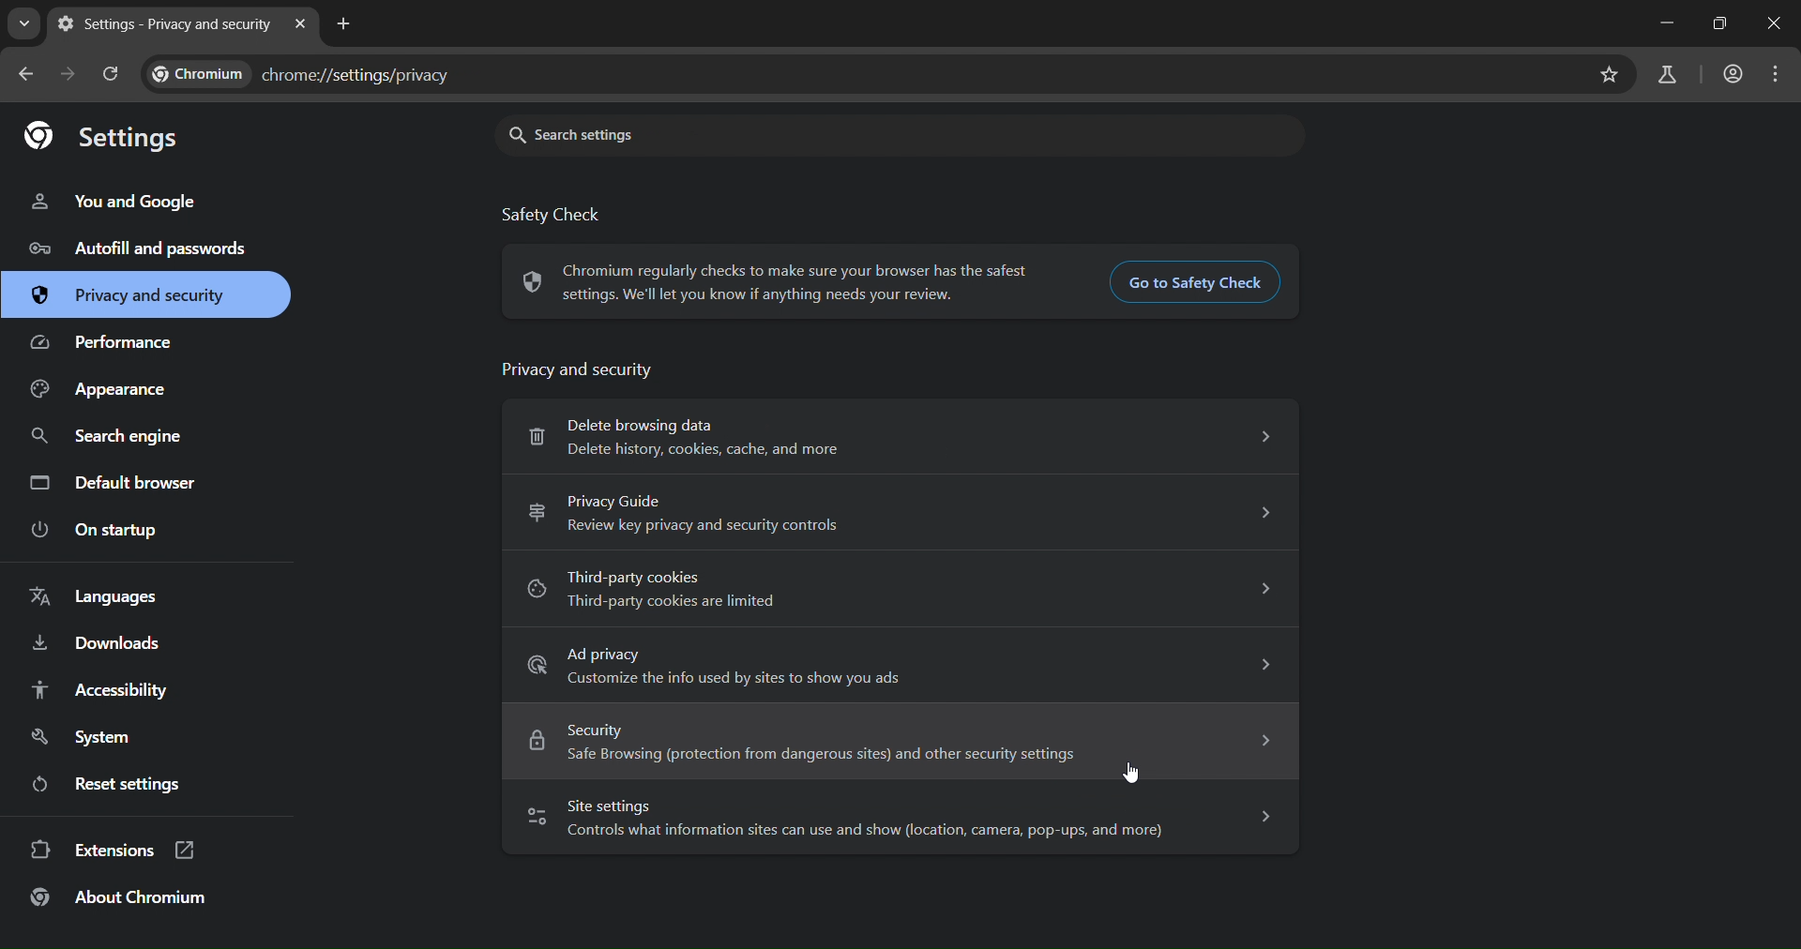 This screenshot has height=949, width=1801. Describe the element at coordinates (86, 735) in the screenshot. I see `system` at that location.